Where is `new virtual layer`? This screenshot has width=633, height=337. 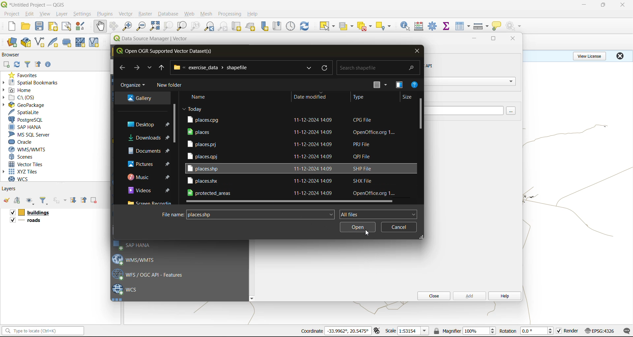
new virtual layer is located at coordinates (95, 43).